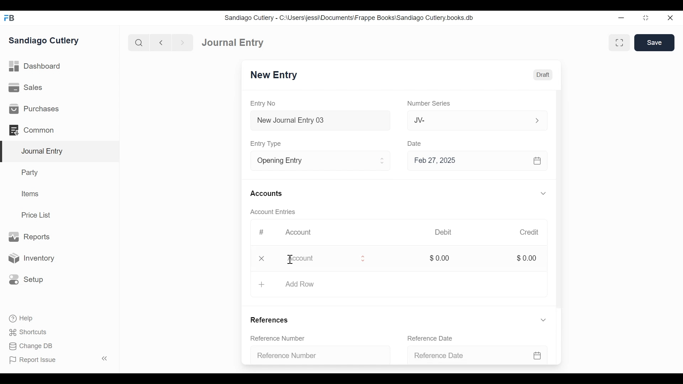 This screenshot has width=683, height=384. What do you see at coordinates (536, 120) in the screenshot?
I see `Expand` at bounding box center [536, 120].